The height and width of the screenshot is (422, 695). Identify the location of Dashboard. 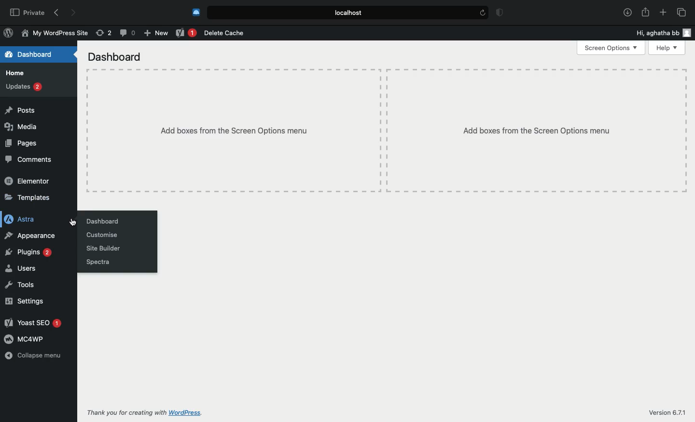
(31, 55).